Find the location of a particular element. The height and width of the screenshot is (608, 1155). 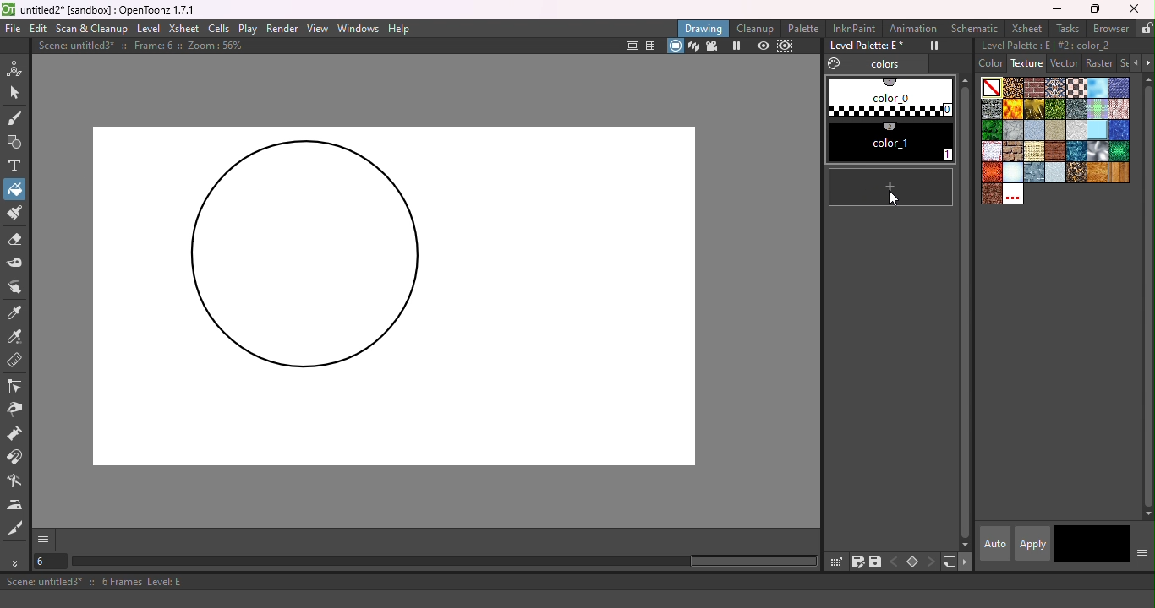

camera stand view is located at coordinates (675, 46).